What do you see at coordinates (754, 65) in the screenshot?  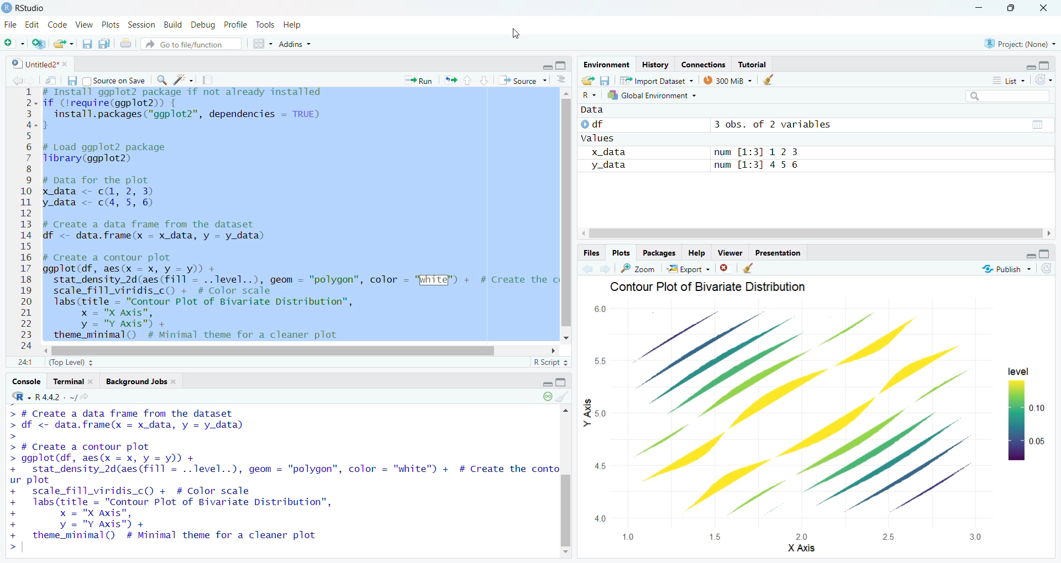 I see `Tutorial` at bounding box center [754, 65].